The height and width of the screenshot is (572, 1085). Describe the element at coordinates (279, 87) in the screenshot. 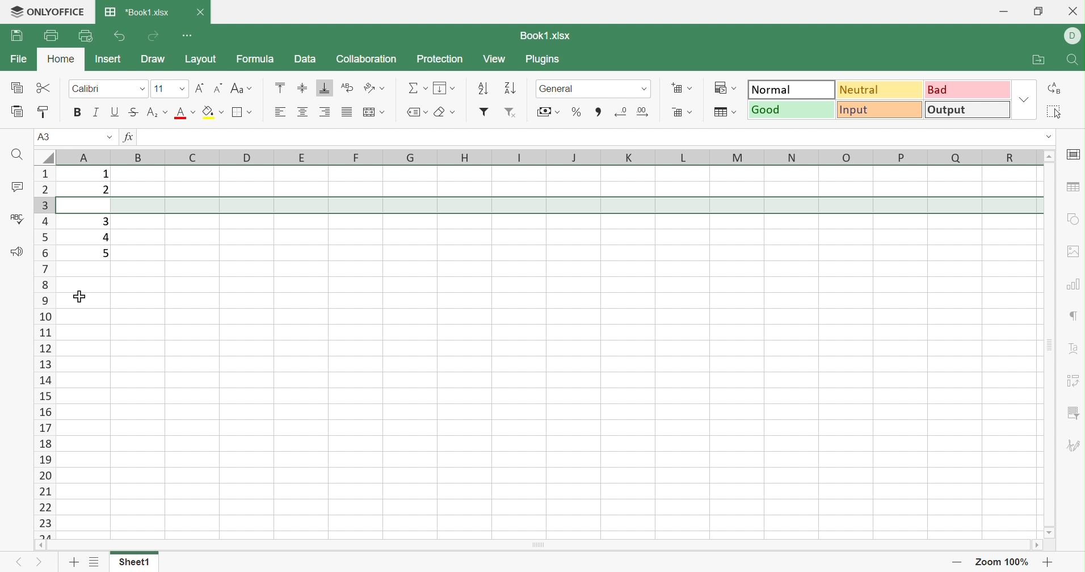

I see `Align Top` at that location.